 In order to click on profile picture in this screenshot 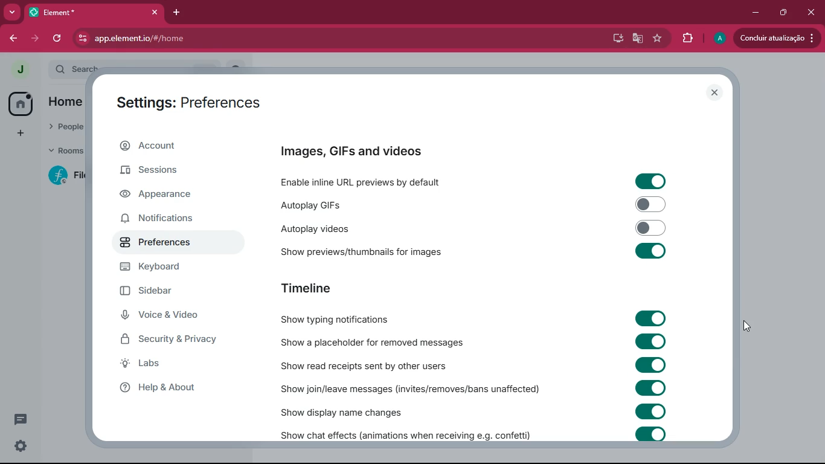, I will do `click(19, 70)`.